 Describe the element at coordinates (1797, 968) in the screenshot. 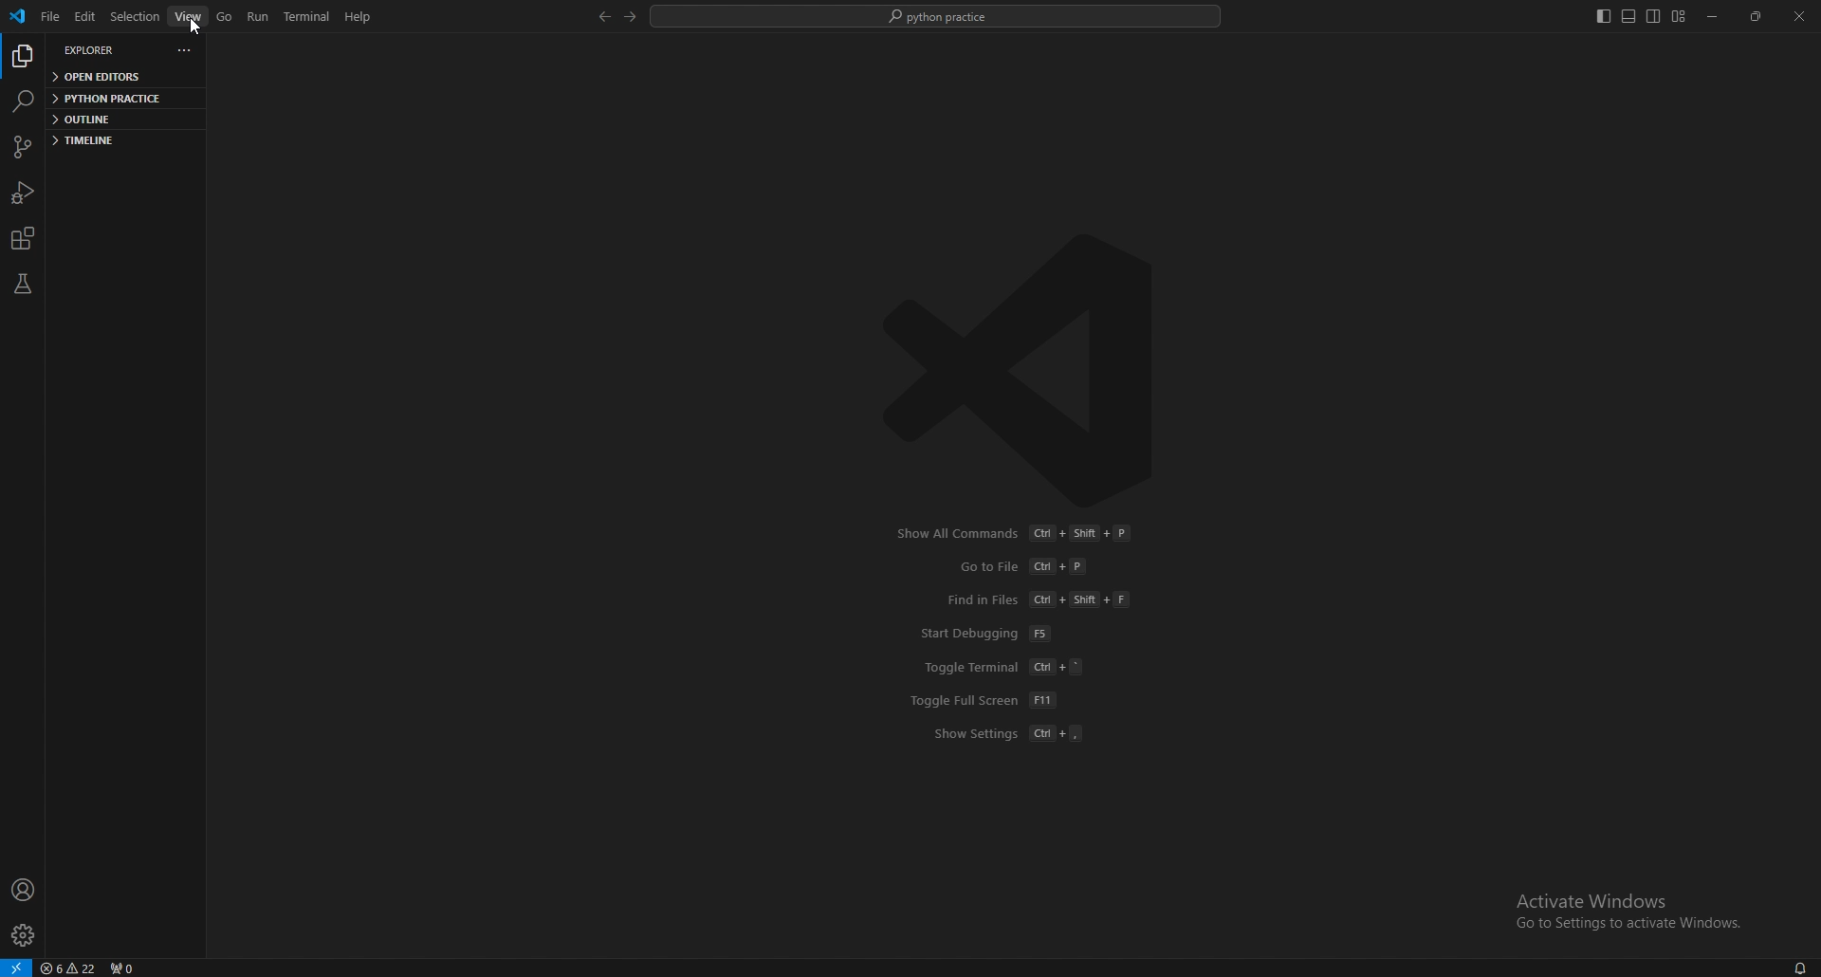

I see `notifications` at that location.